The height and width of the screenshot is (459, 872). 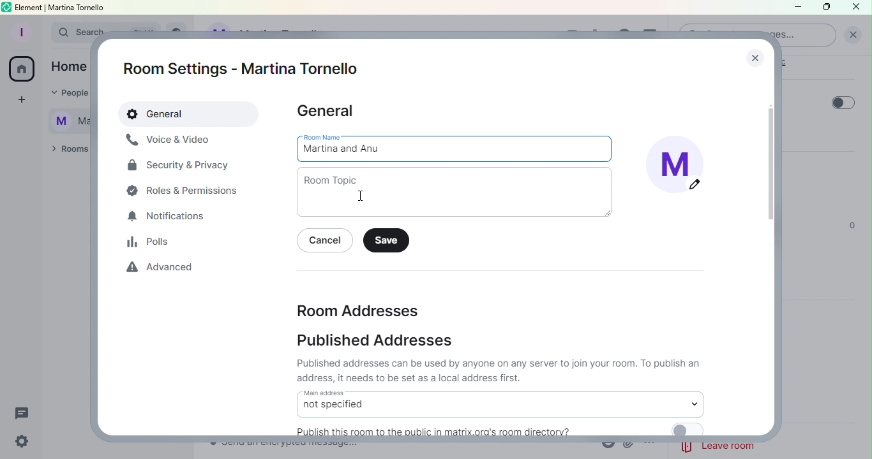 I want to click on General, so click(x=327, y=112).